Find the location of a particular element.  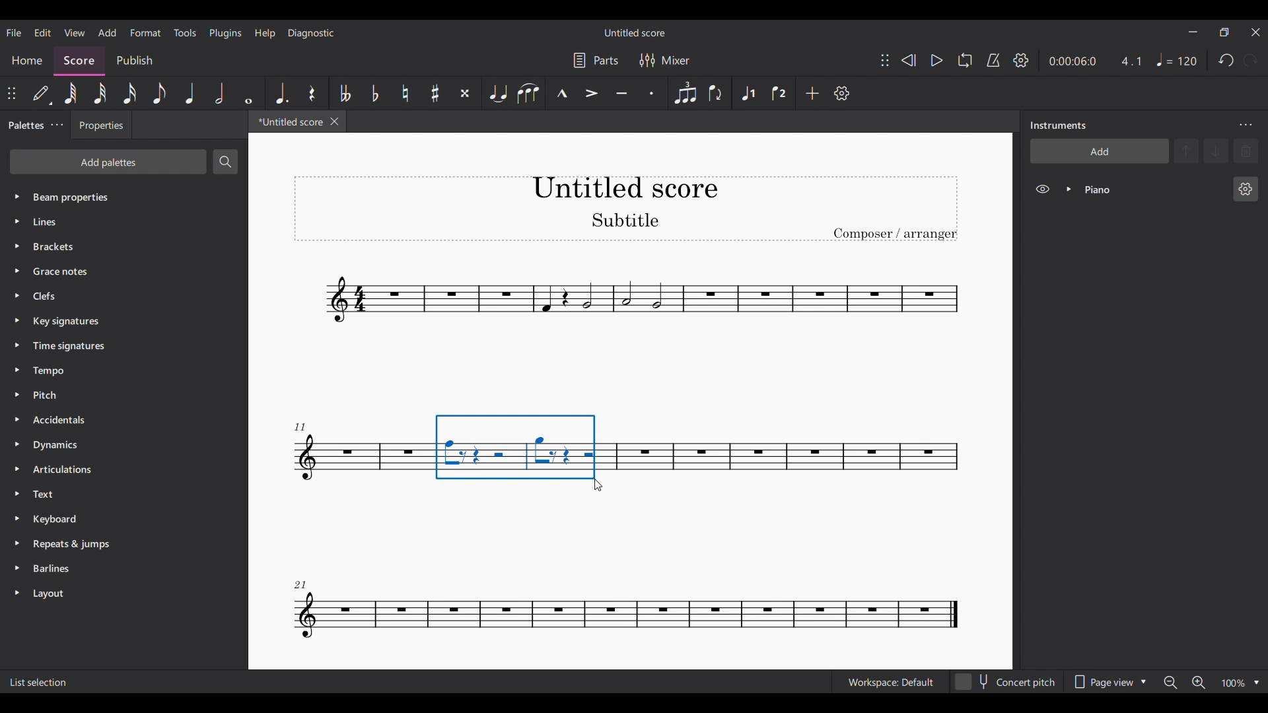

Show/Hide is located at coordinates (1042, 189).